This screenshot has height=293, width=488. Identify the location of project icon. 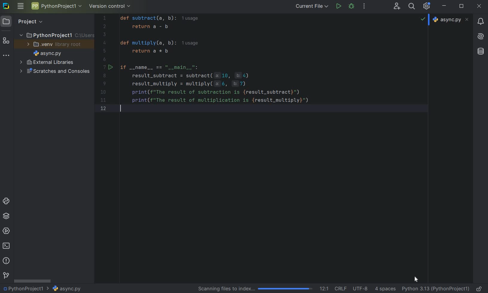
(7, 21).